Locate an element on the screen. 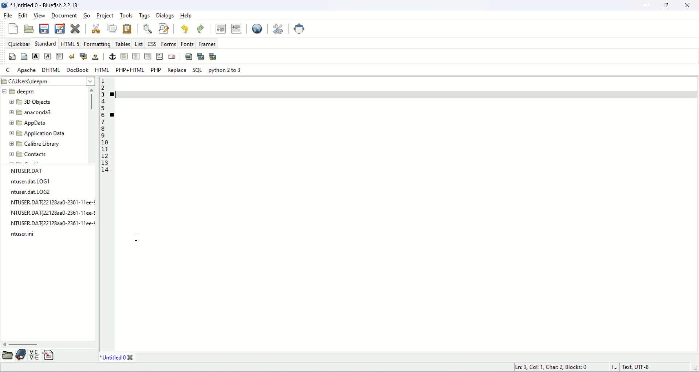  cursor position is located at coordinates (554, 368).